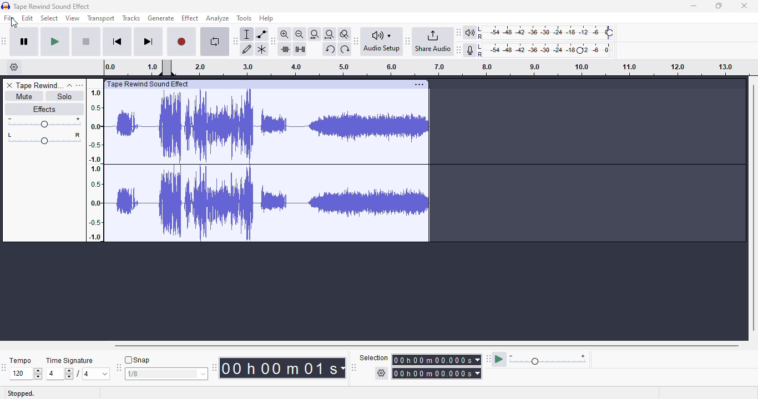 The width and height of the screenshot is (758, 399). Describe the element at coordinates (182, 43) in the screenshot. I see `record` at that location.